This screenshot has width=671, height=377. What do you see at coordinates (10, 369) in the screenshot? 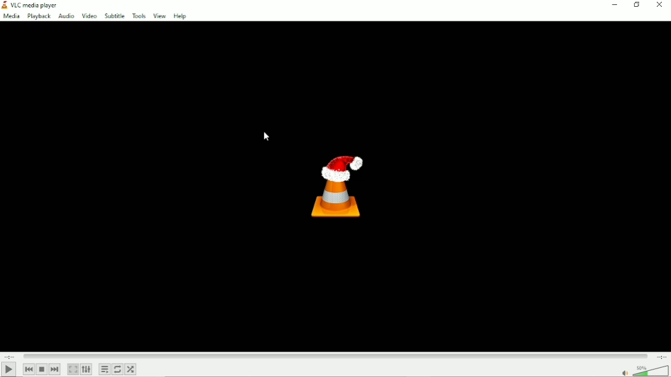
I see `Play` at bounding box center [10, 369].